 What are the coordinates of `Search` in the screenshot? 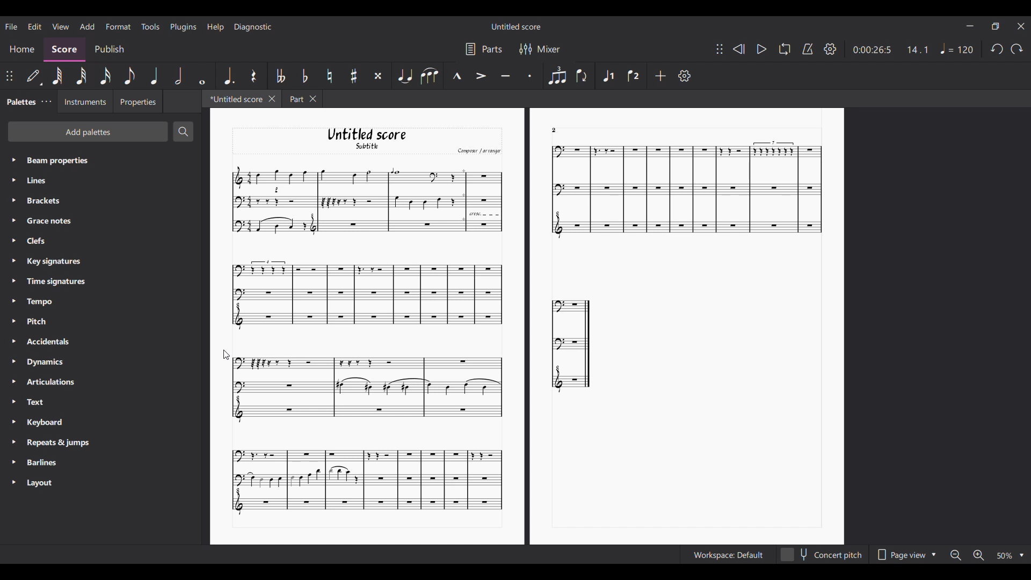 It's located at (183, 132).